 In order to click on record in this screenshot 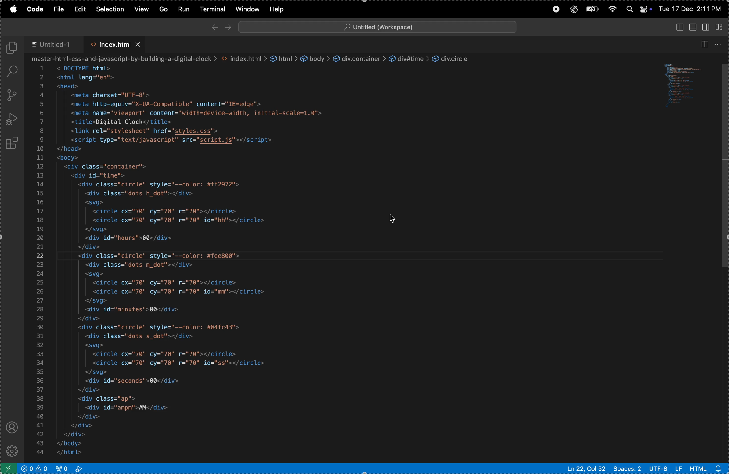, I will do `click(555, 9)`.